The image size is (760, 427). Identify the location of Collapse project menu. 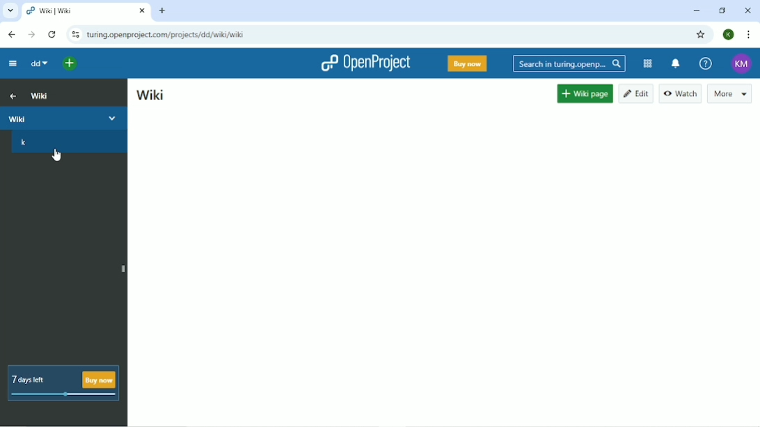
(13, 63).